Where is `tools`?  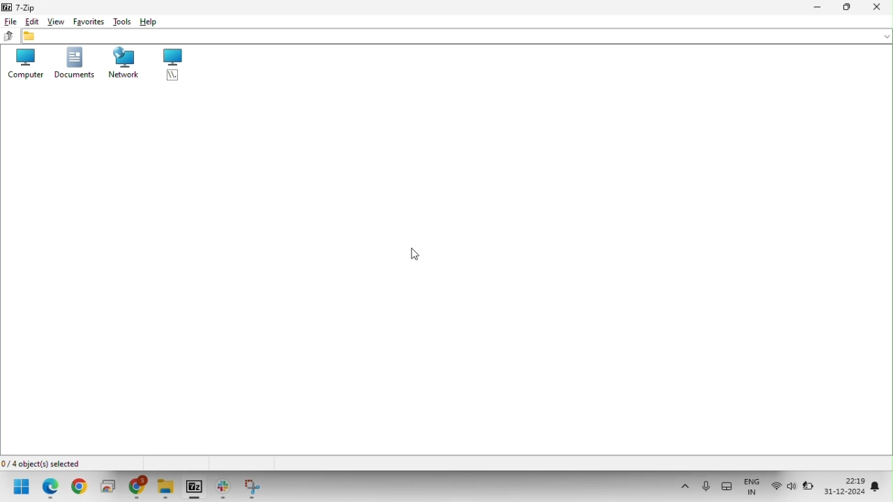 tools is located at coordinates (119, 20).